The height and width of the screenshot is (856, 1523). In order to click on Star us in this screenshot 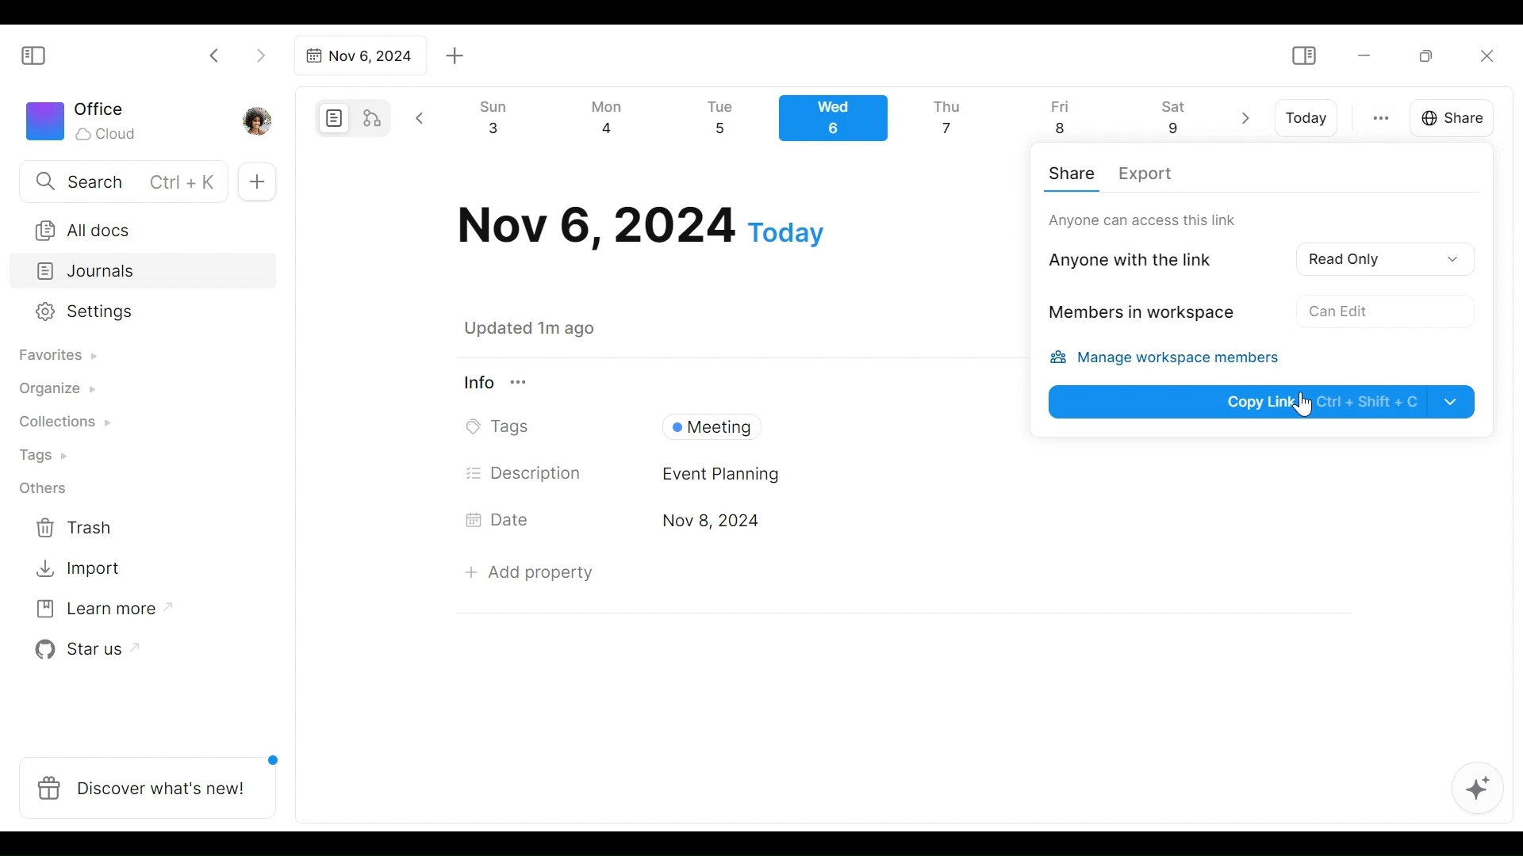, I will do `click(82, 650)`.